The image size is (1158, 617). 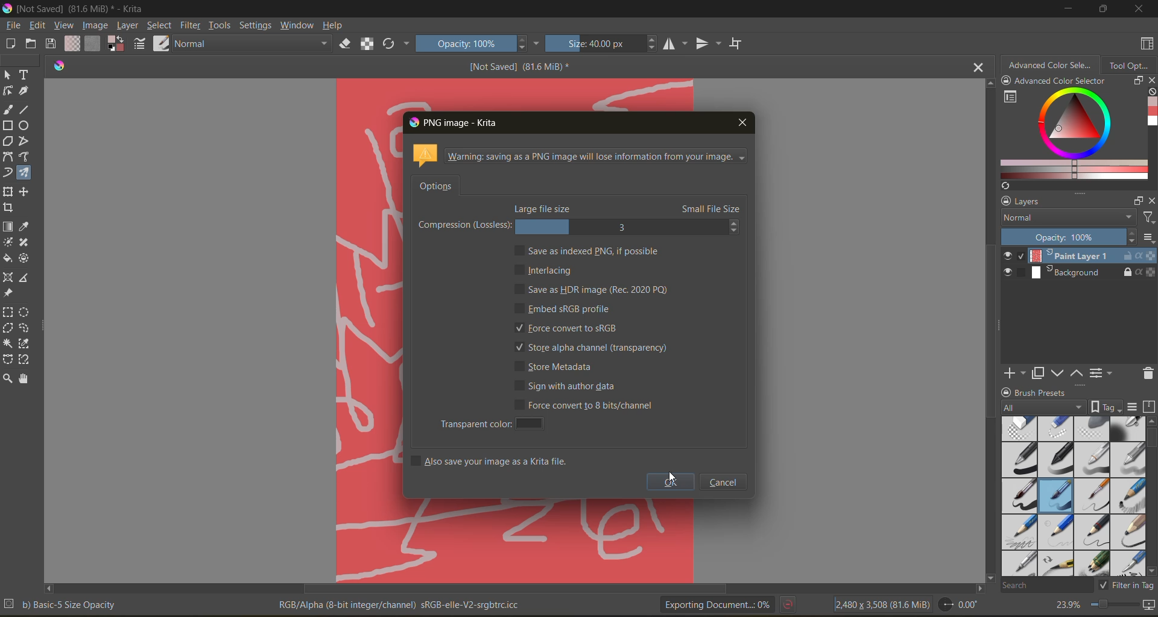 I want to click on mask down, so click(x=1057, y=374).